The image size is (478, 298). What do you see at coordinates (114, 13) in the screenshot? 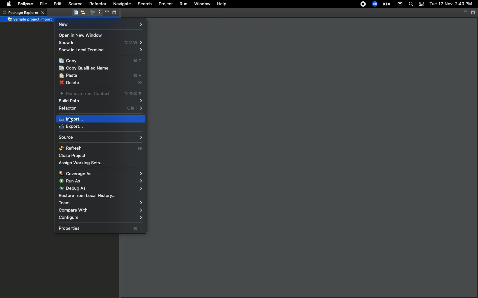
I see `Maximize` at bounding box center [114, 13].